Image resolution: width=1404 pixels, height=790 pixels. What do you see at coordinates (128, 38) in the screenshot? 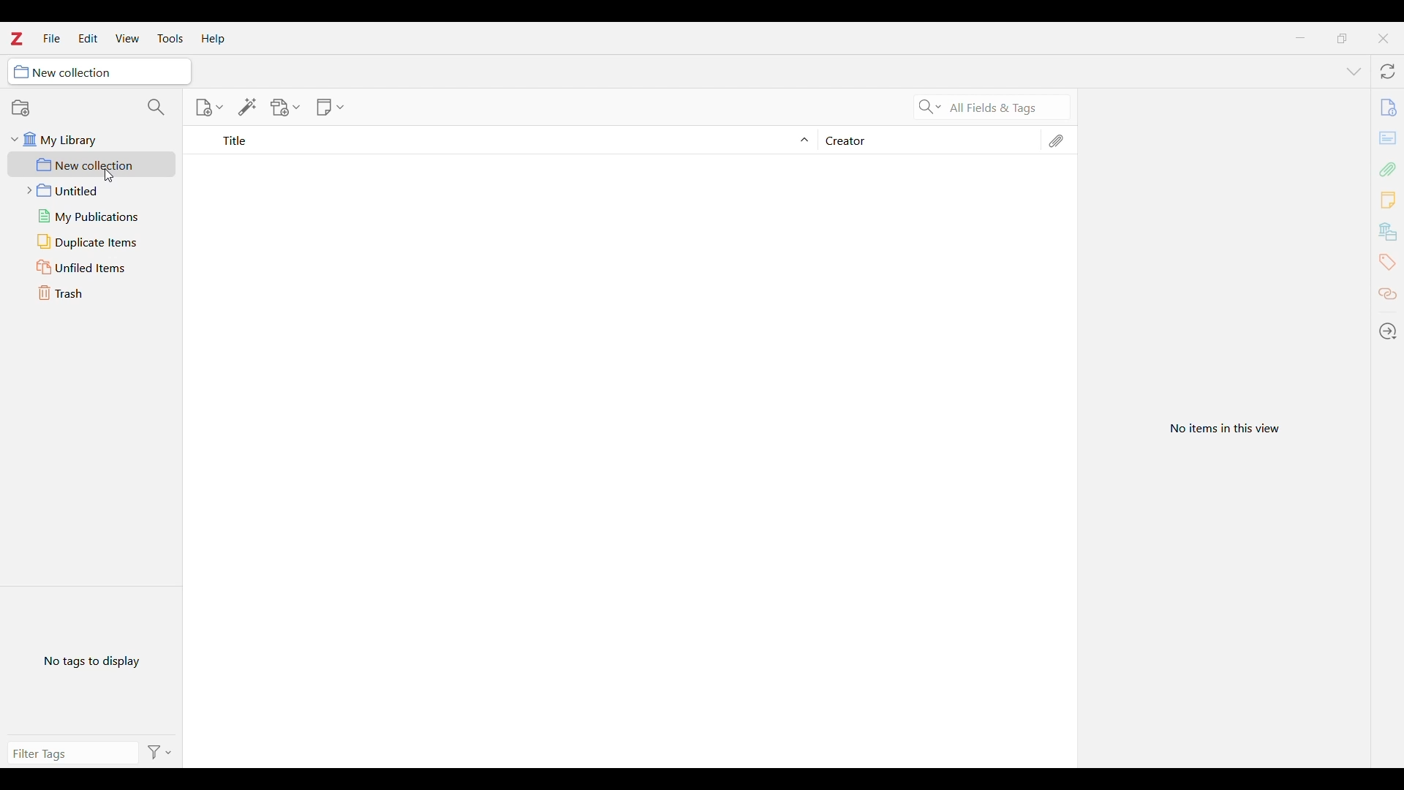
I see `View menu` at bounding box center [128, 38].